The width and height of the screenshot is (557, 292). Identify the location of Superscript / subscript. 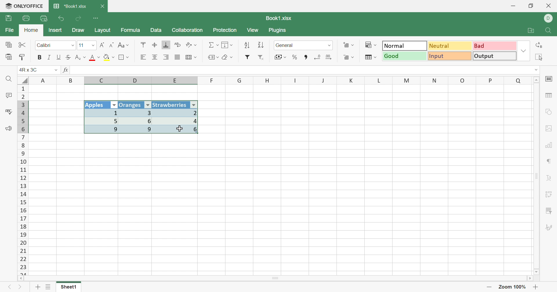
(81, 58).